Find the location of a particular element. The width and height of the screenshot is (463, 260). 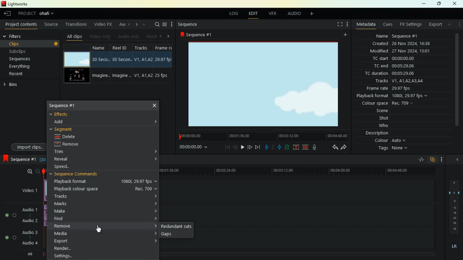

mic is located at coordinates (314, 147).